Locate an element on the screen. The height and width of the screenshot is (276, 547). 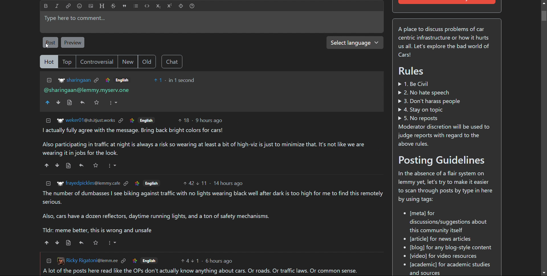
Downvote 1 is located at coordinates (196, 261).